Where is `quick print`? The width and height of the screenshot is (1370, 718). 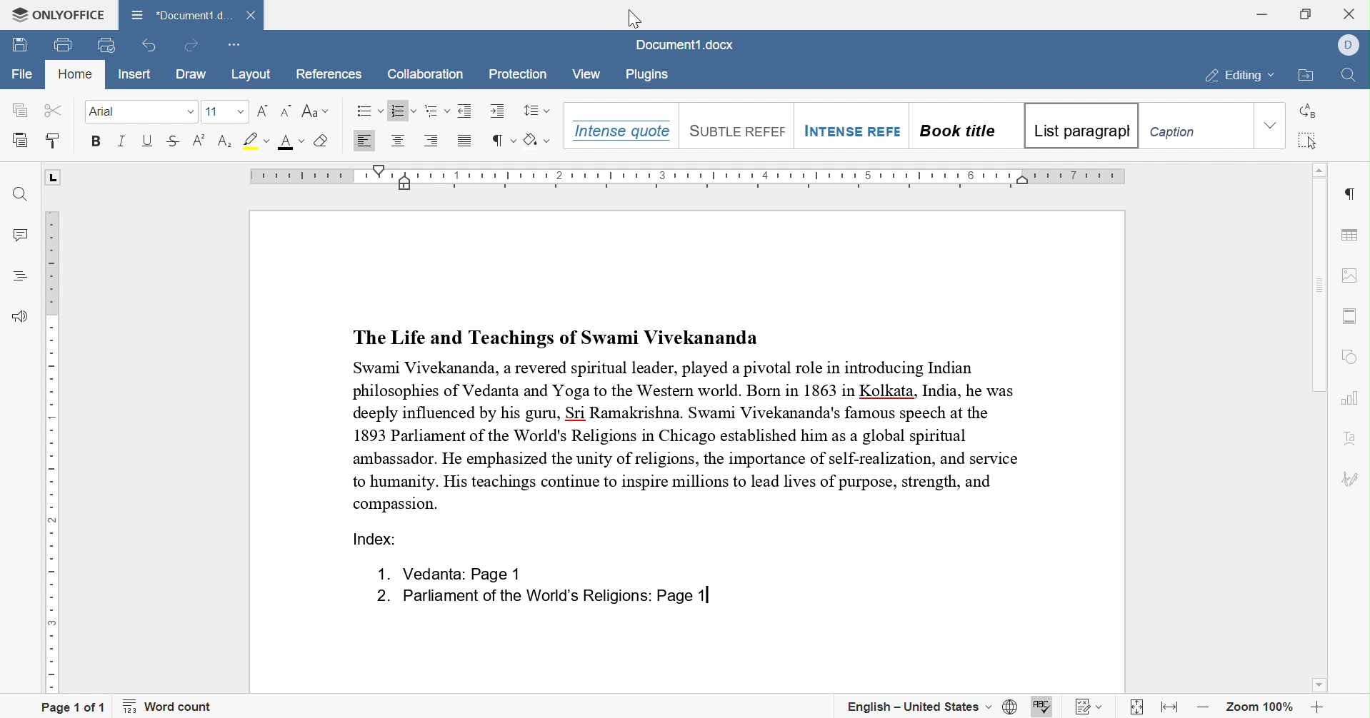 quick print is located at coordinates (102, 44).